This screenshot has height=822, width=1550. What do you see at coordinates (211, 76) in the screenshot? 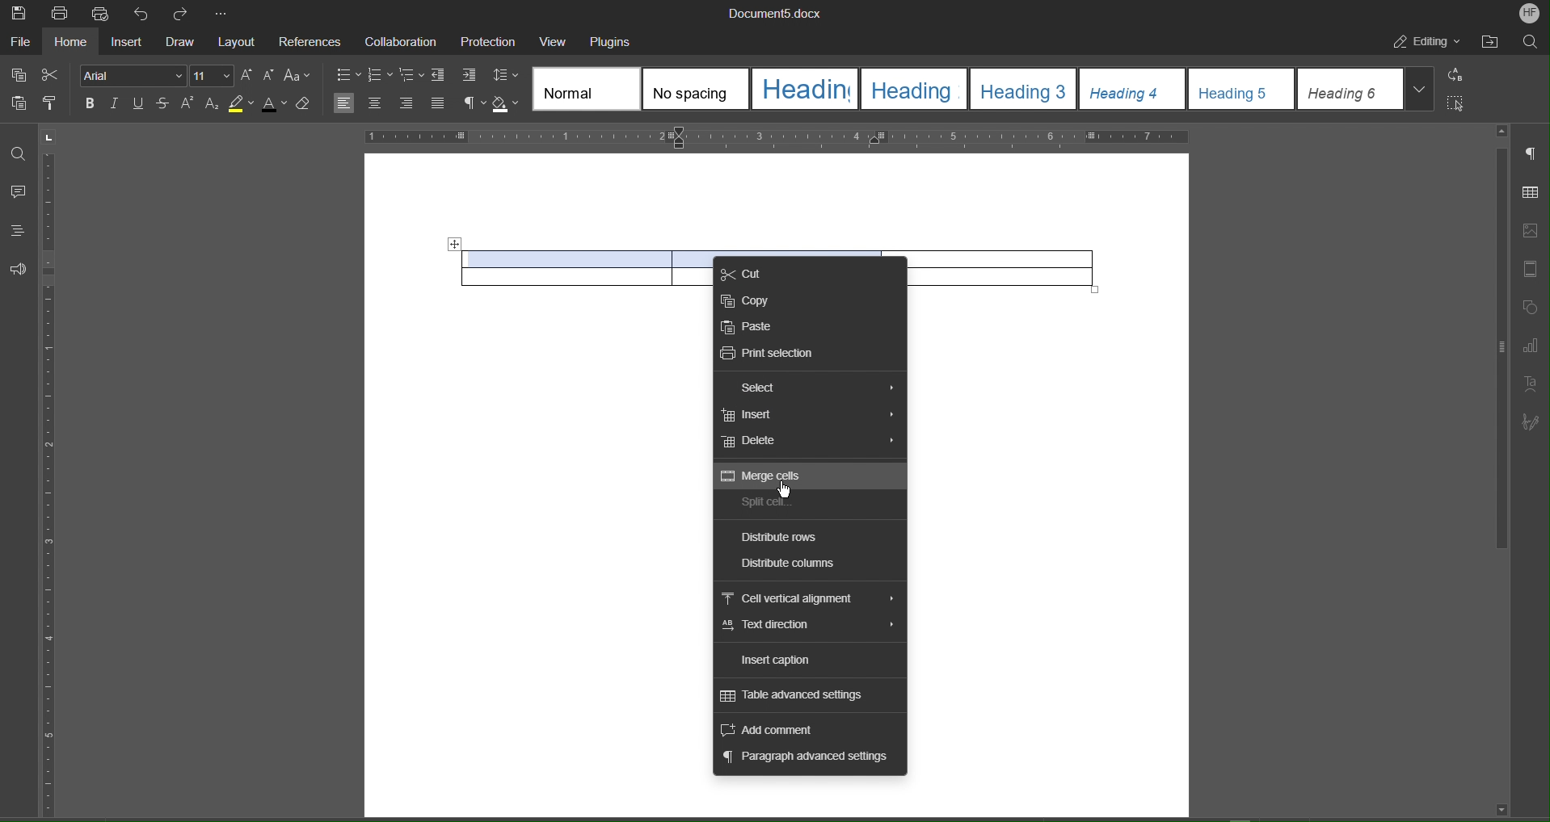
I see `Font Size` at bounding box center [211, 76].